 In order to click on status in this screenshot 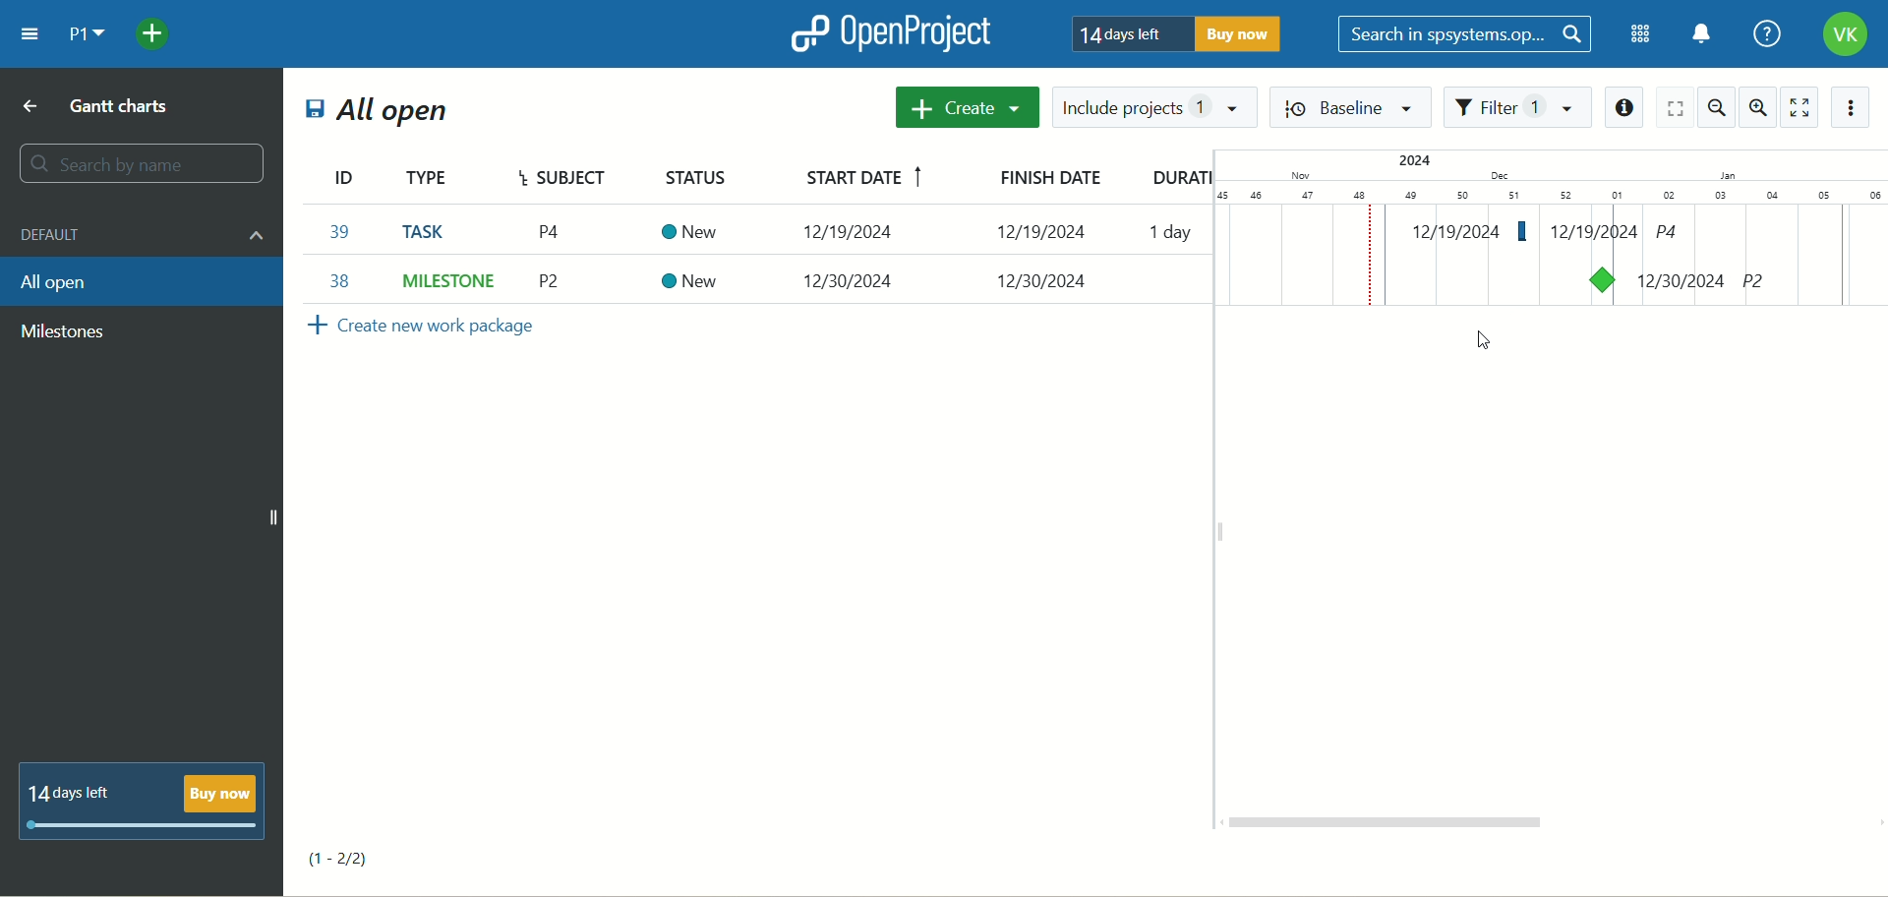, I will do `click(703, 174)`.